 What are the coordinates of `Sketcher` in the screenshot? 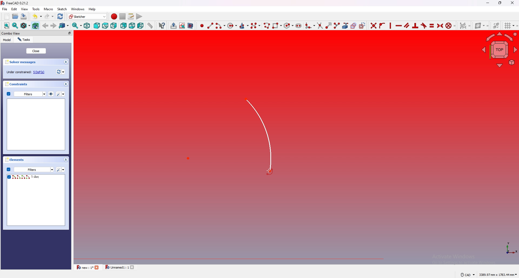 It's located at (87, 16).